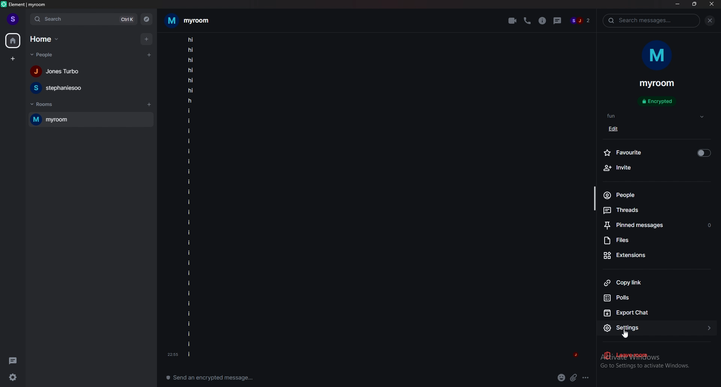 This screenshot has width=721, height=387. Describe the element at coordinates (657, 152) in the screenshot. I see `favourite` at that location.